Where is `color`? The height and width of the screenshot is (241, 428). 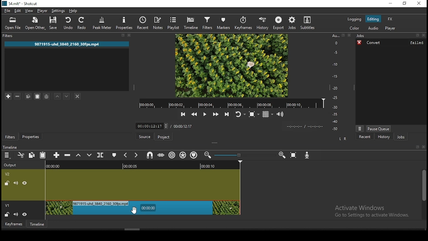 color is located at coordinates (355, 29).